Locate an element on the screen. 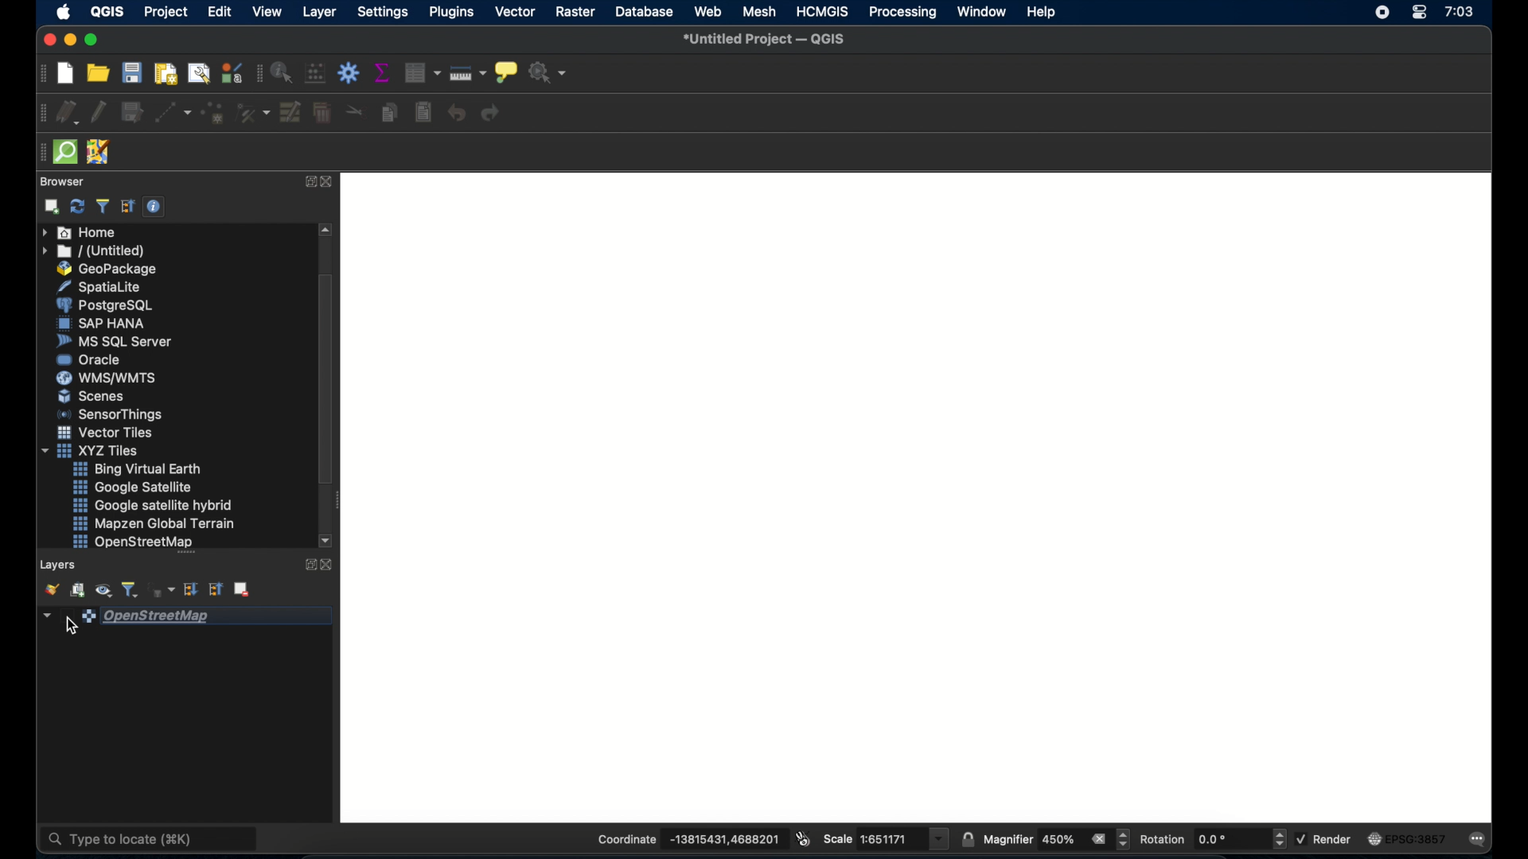 Image resolution: width=1528 pixels, height=859 pixels. delete. selected is located at coordinates (324, 115).